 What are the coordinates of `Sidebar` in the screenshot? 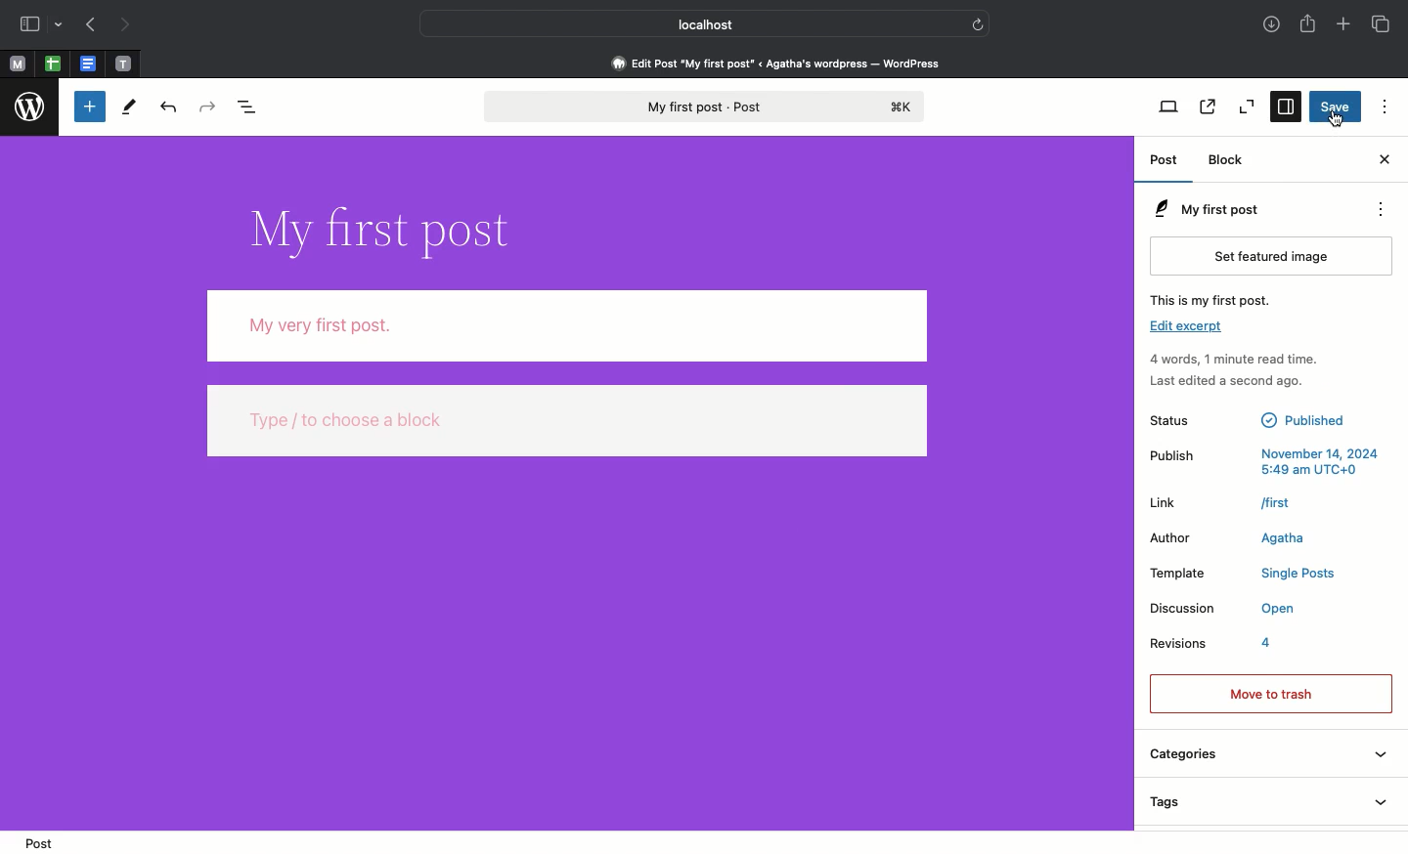 It's located at (42, 25).